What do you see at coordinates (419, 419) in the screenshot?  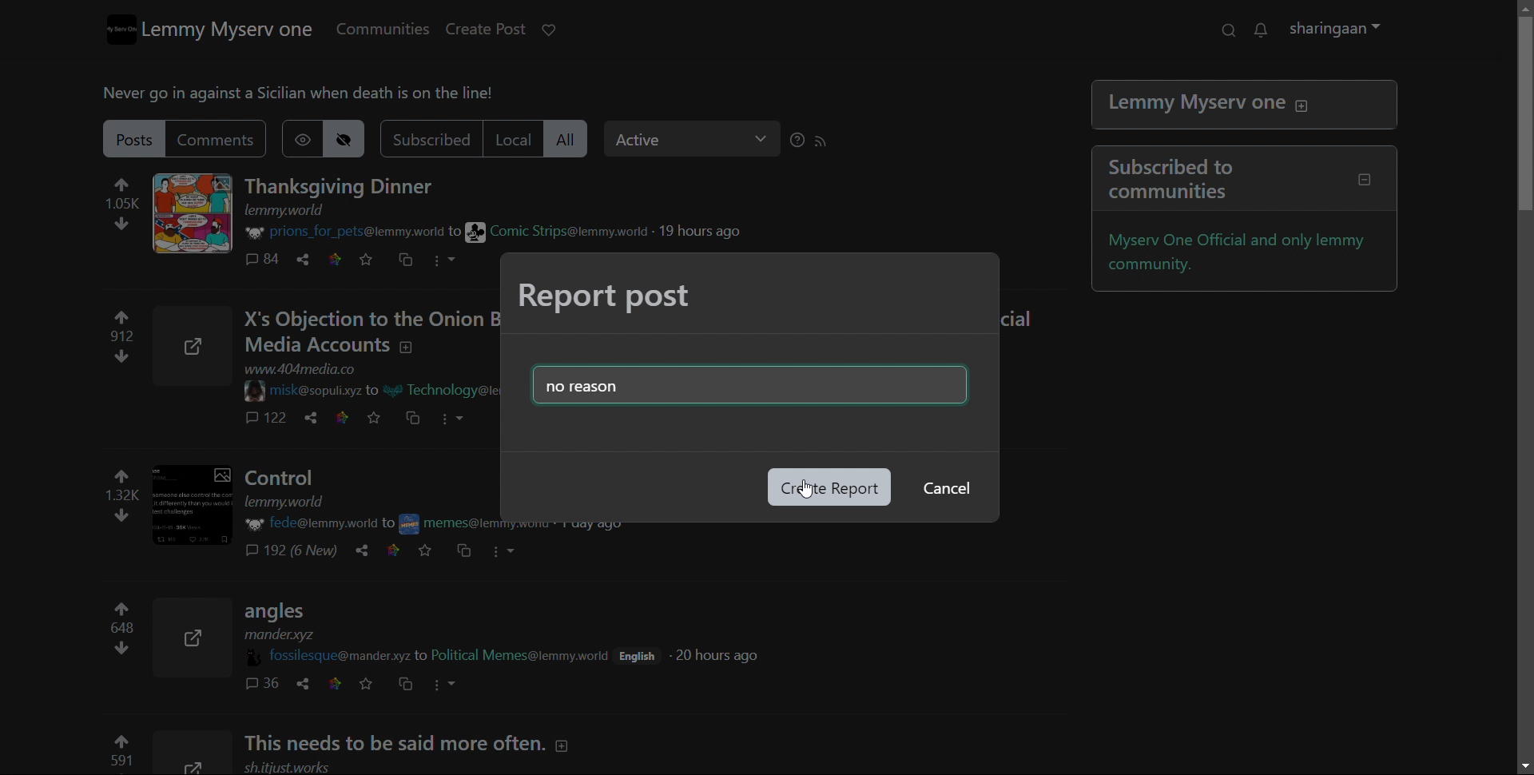 I see `Cross post` at bounding box center [419, 419].